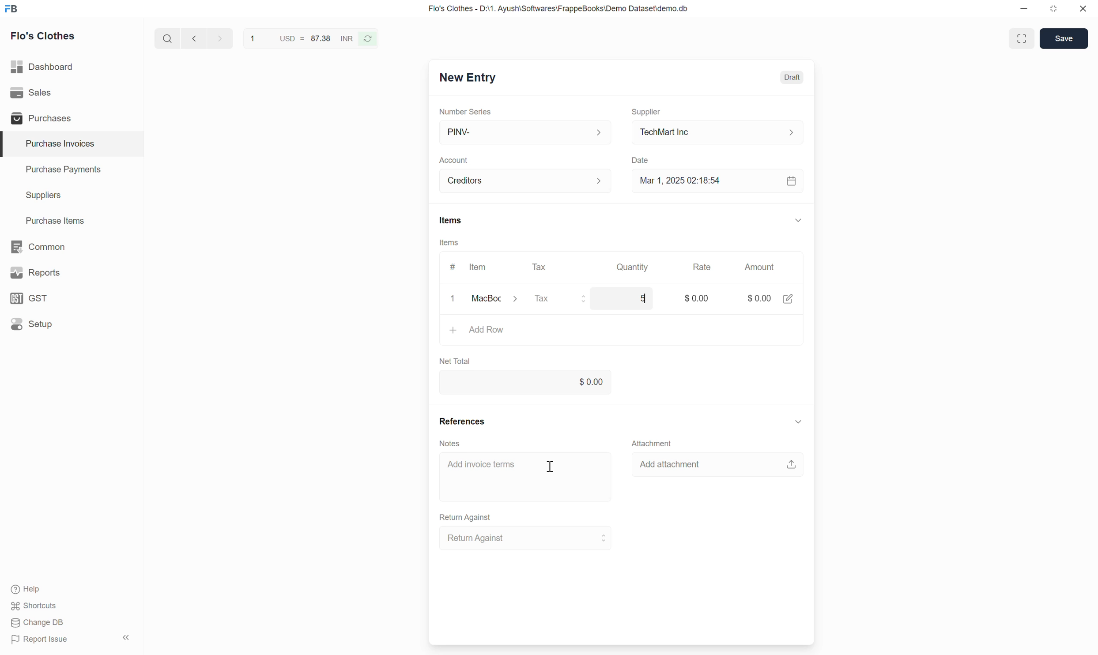 The width and height of the screenshot is (1098, 655). Describe the element at coordinates (126, 637) in the screenshot. I see `Collapse` at that location.